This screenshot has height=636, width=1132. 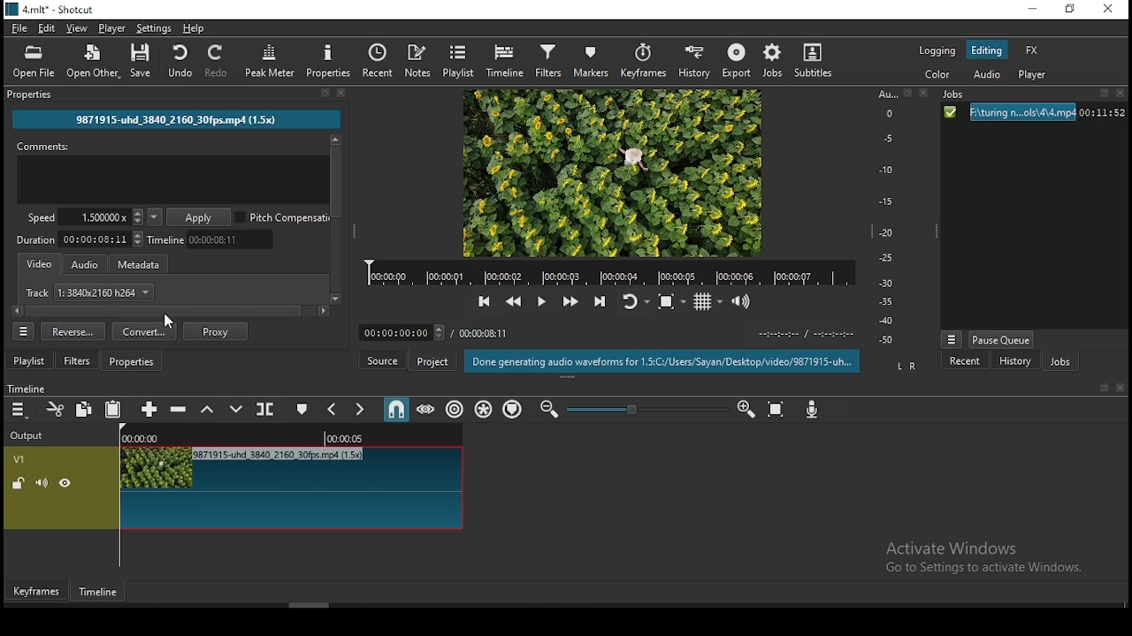 I want to click on pause queue, so click(x=1003, y=339).